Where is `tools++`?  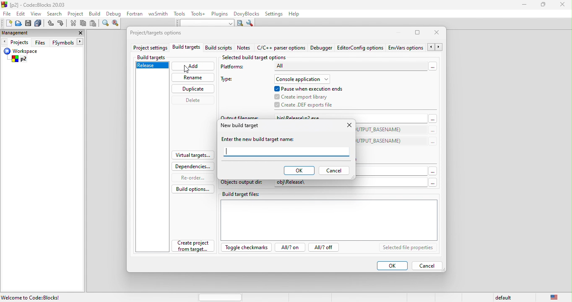 tools++ is located at coordinates (198, 13).